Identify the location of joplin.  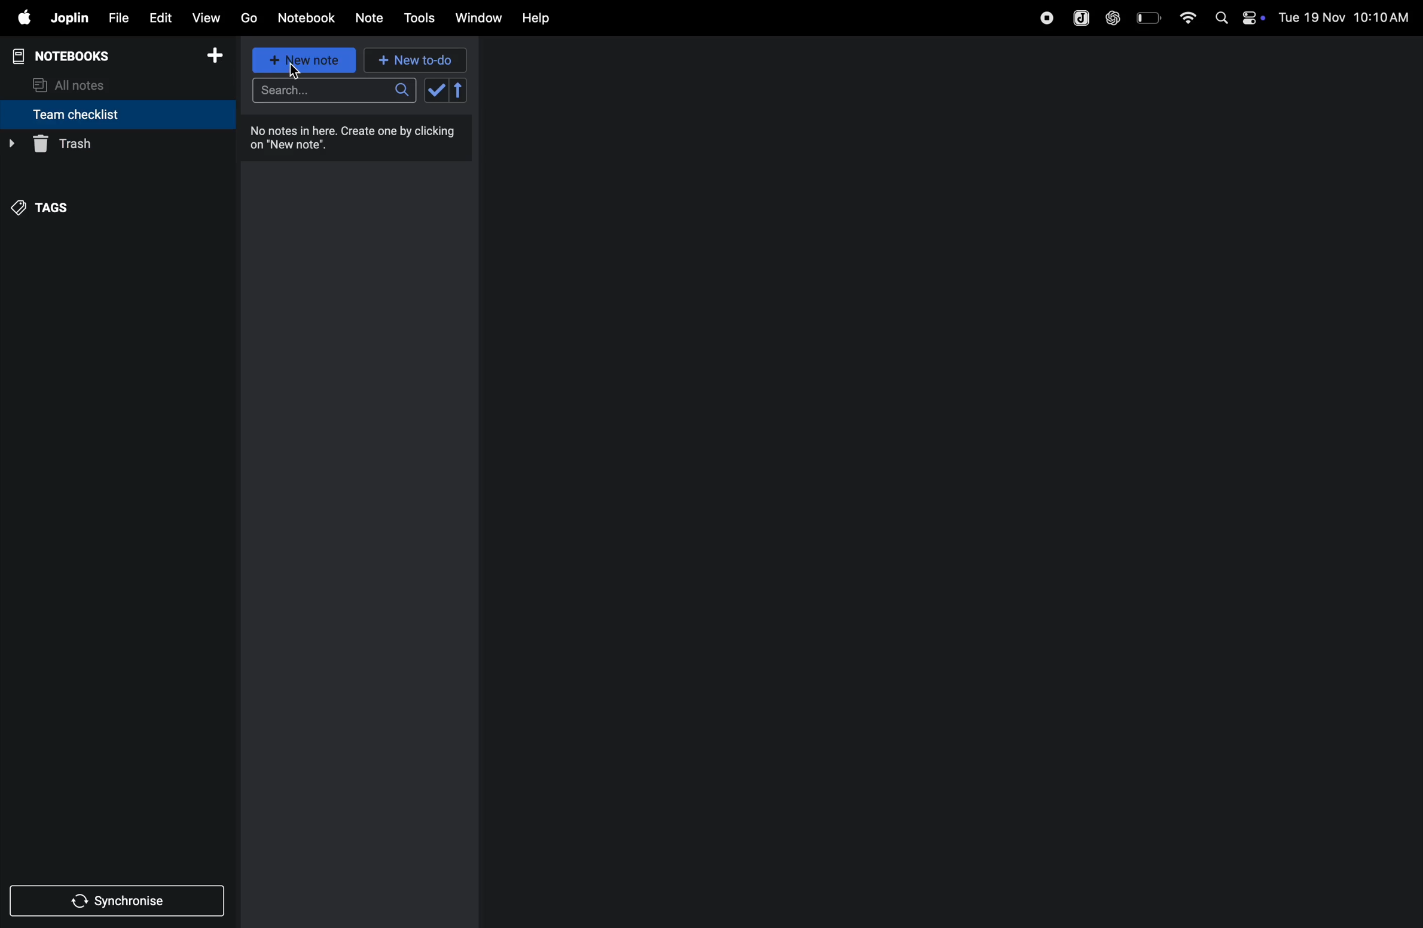
(1077, 16).